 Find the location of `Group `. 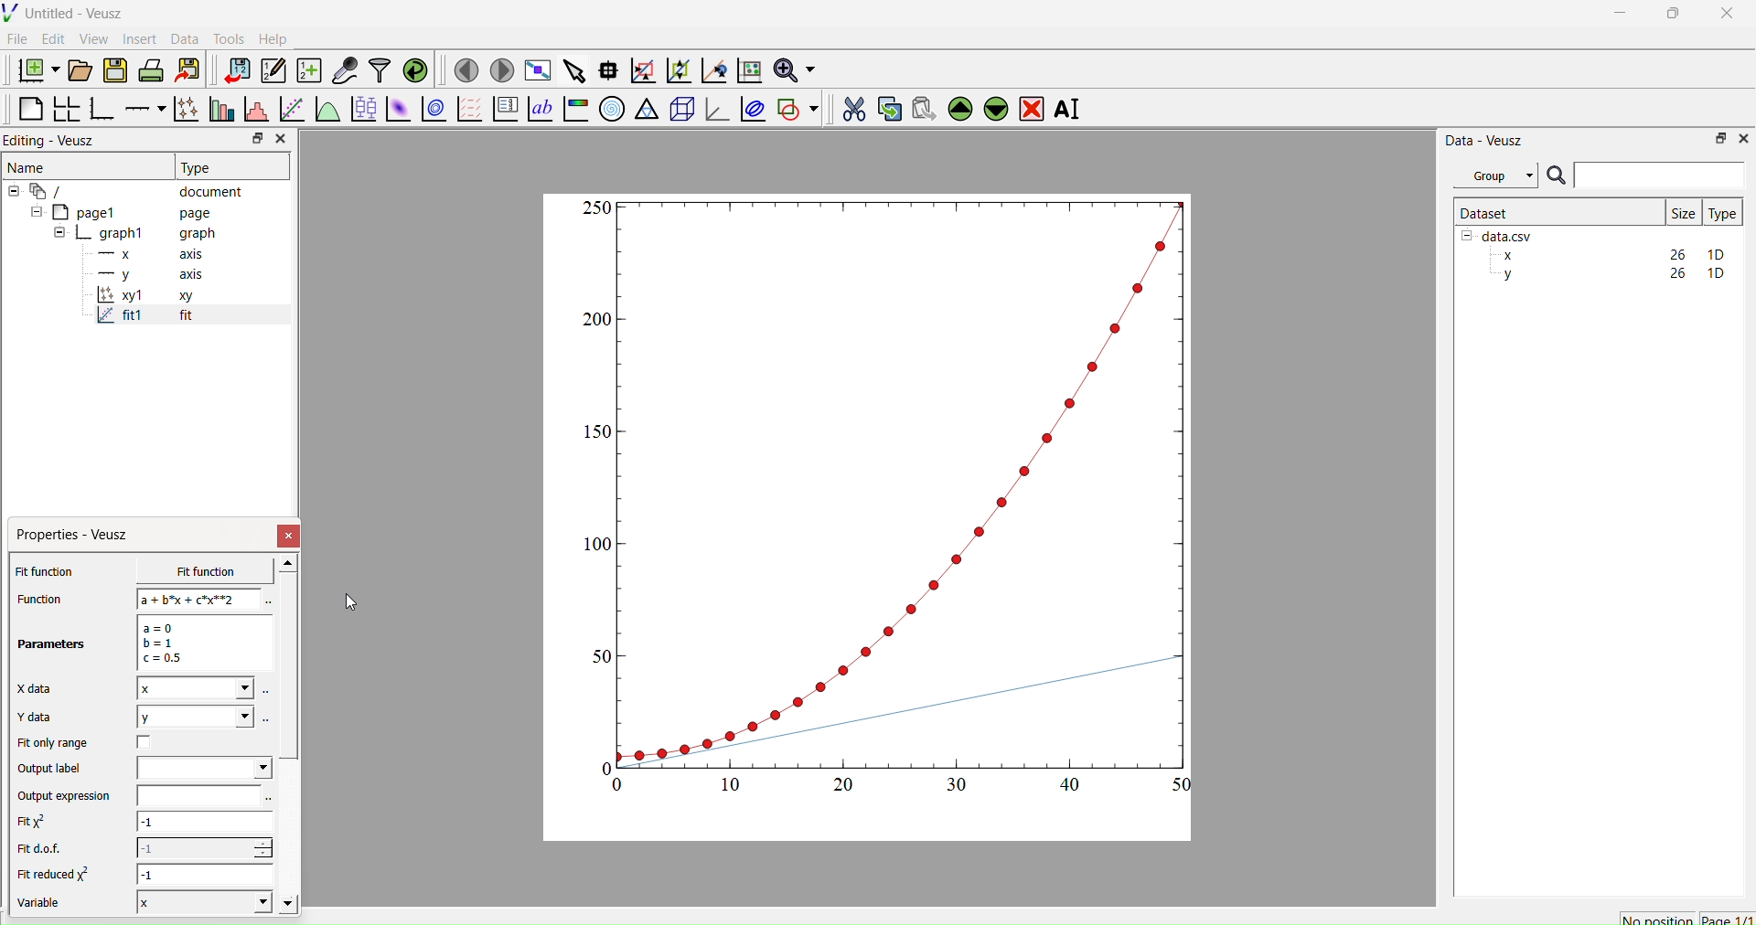

Group  is located at coordinates (1494, 175).